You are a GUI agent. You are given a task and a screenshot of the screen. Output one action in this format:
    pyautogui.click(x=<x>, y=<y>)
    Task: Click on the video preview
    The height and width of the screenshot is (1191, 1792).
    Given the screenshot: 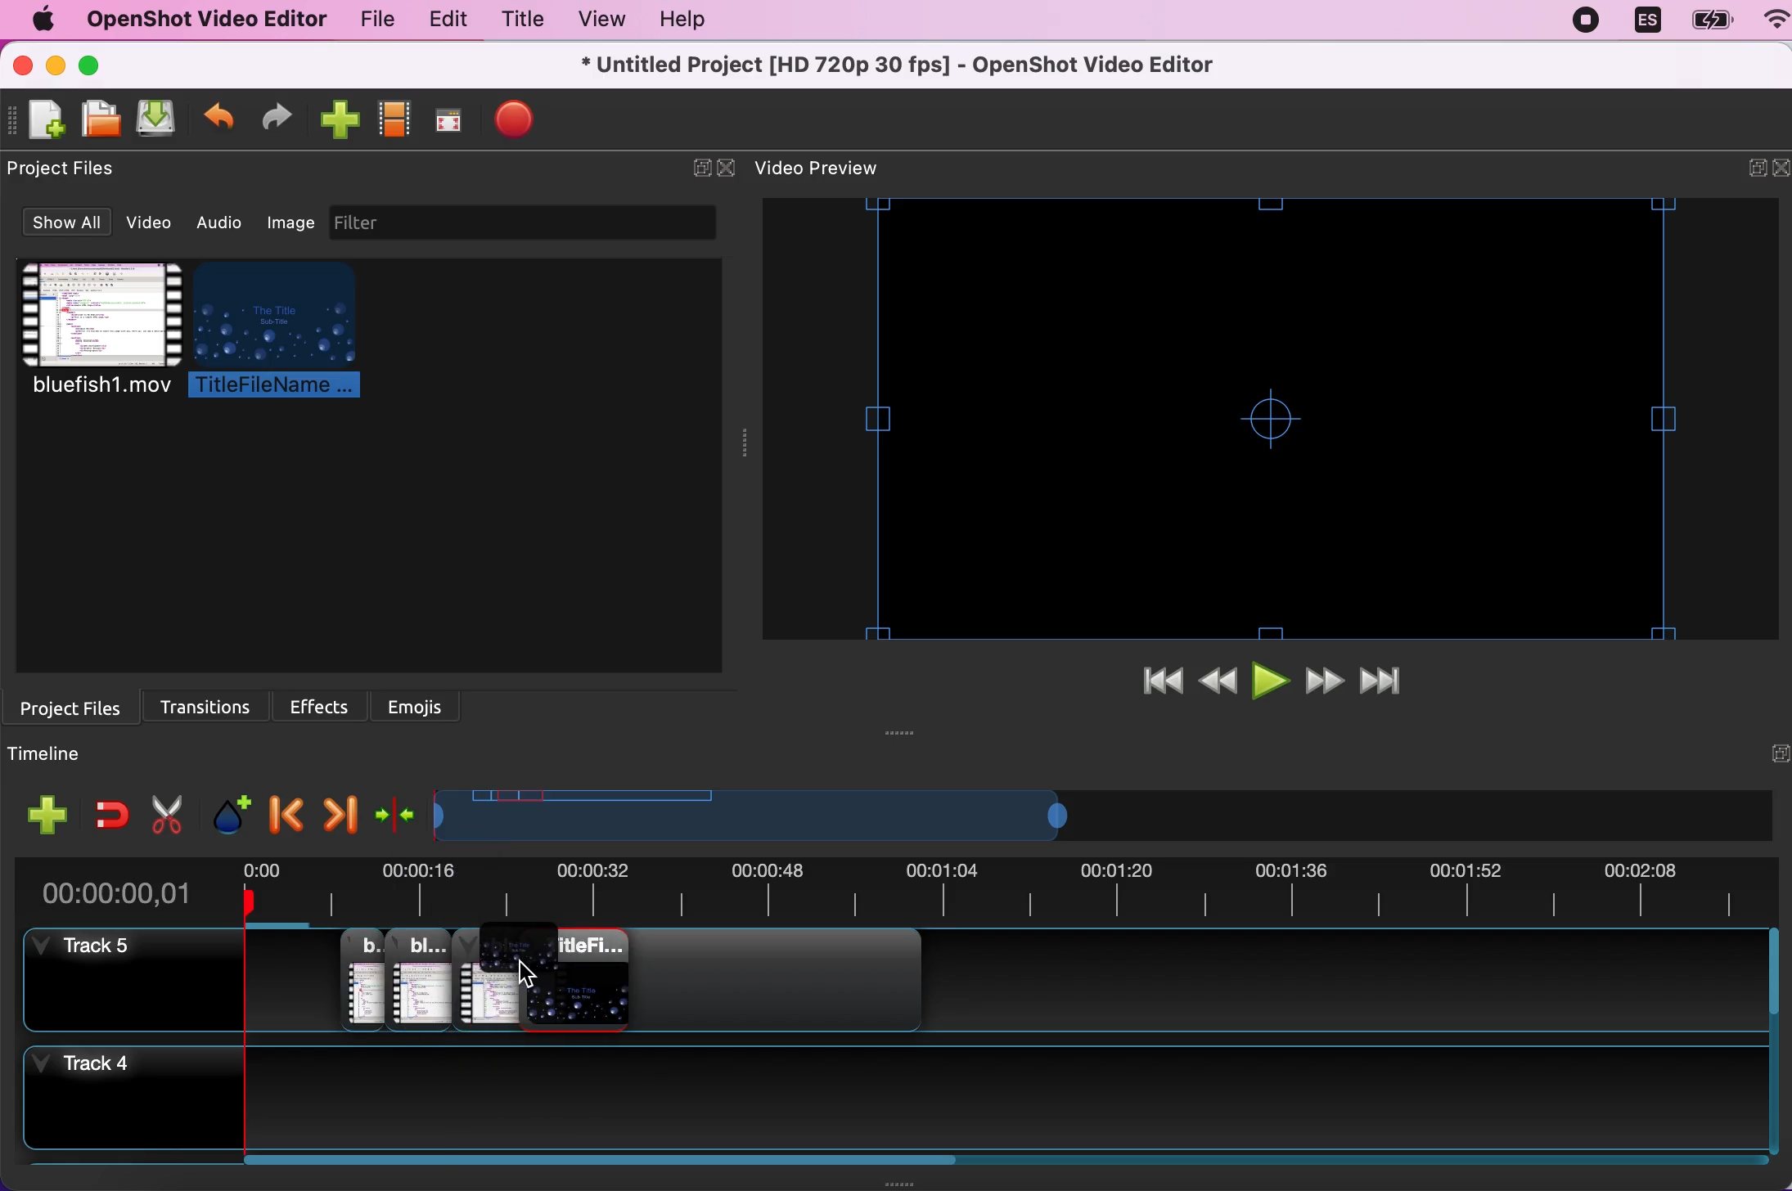 What is the action you would take?
    pyautogui.click(x=835, y=169)
    